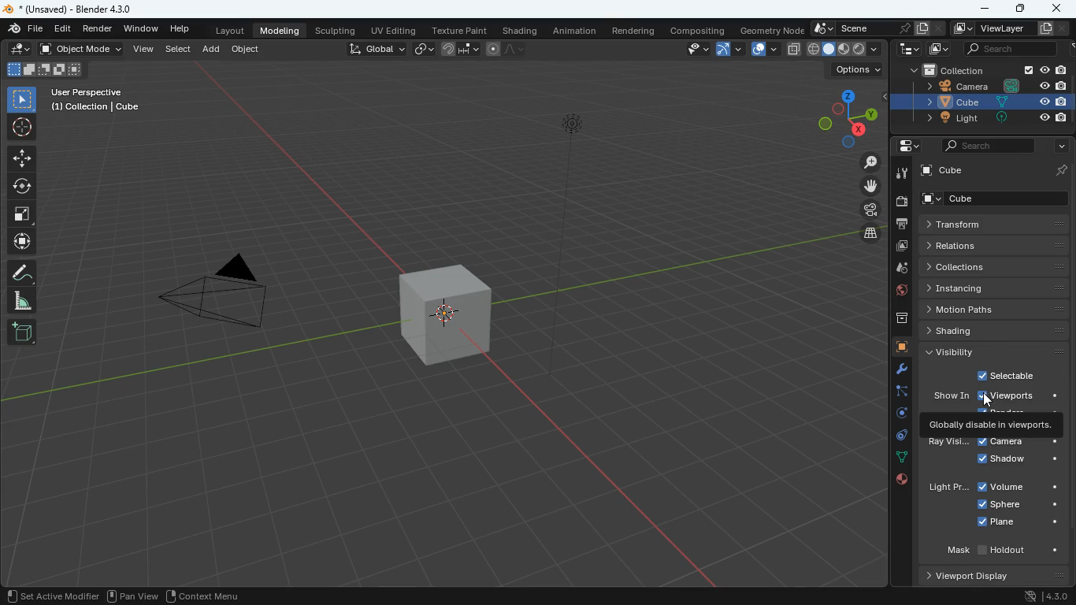  I want to click on draw, so click(20, 50).